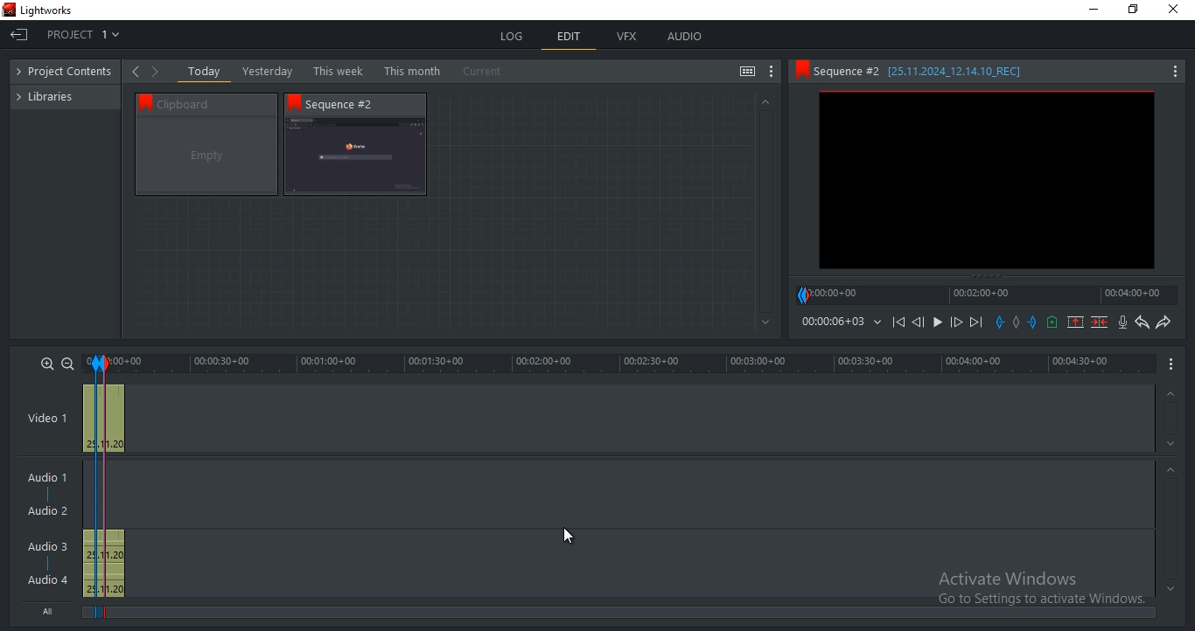  Describe the element at coordinates (1000, 322) in the screenshot. I see `mark in` at that location.